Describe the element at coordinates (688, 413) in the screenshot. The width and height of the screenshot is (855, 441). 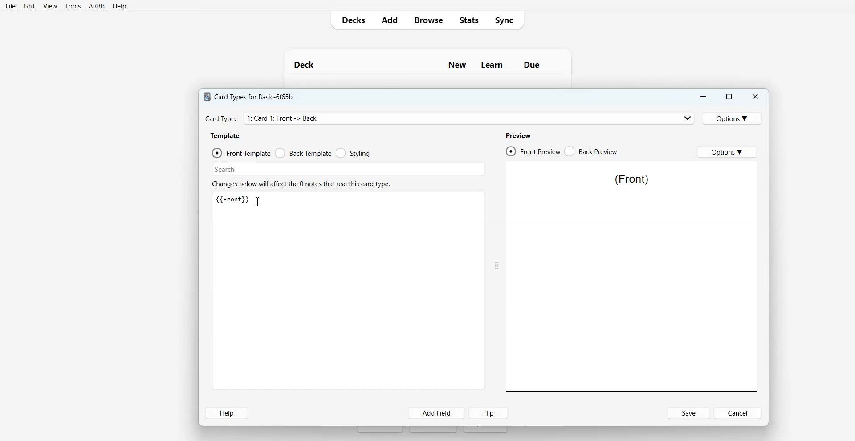
I see `Save` at that location.